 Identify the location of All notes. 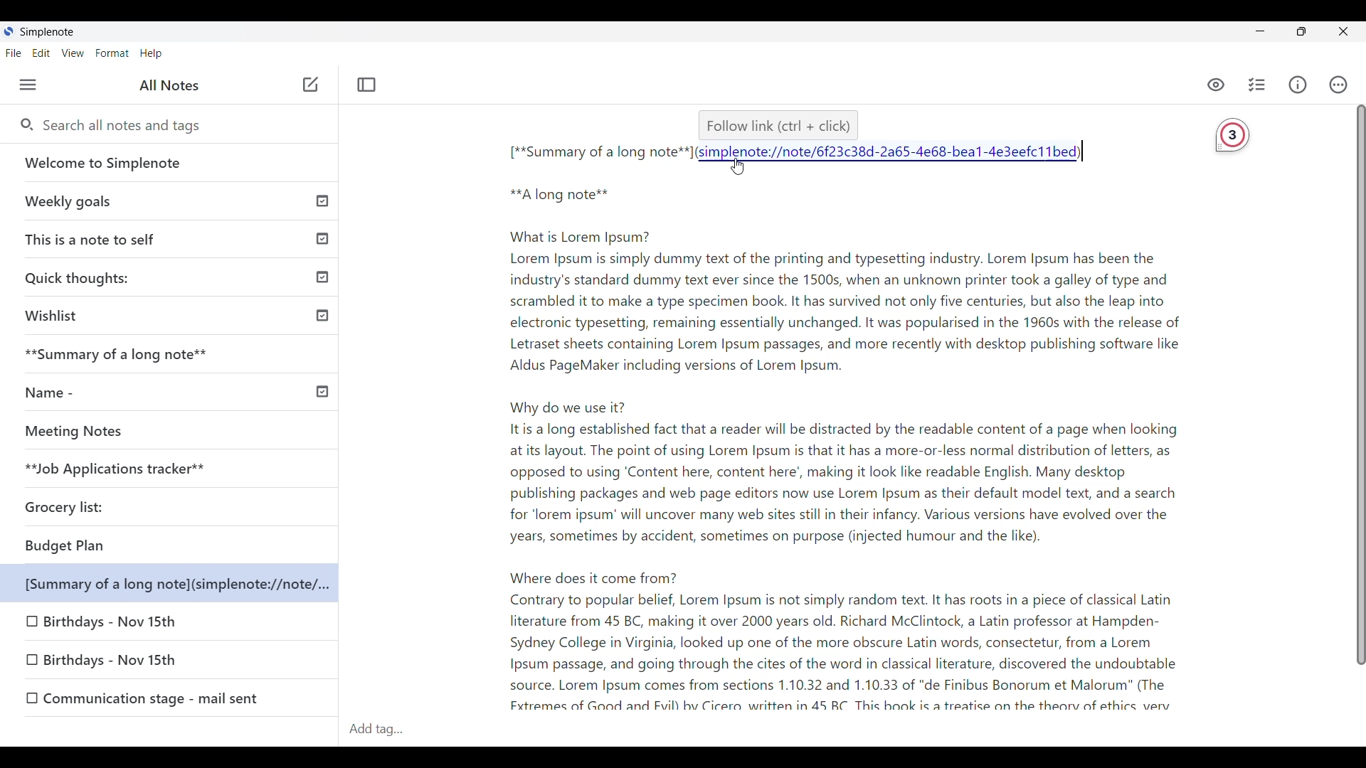
(169, 85).